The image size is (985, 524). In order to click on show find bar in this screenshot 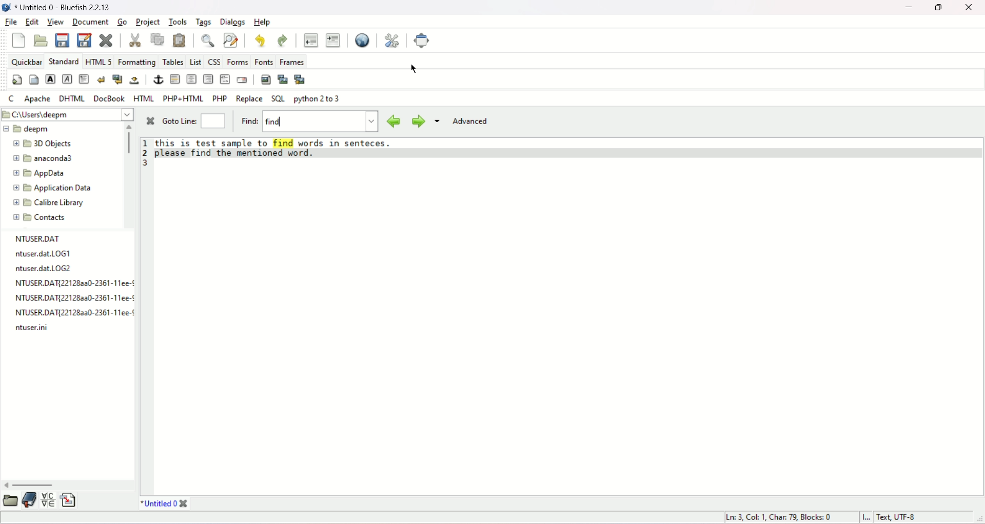, I will do `click(208, 39)`.